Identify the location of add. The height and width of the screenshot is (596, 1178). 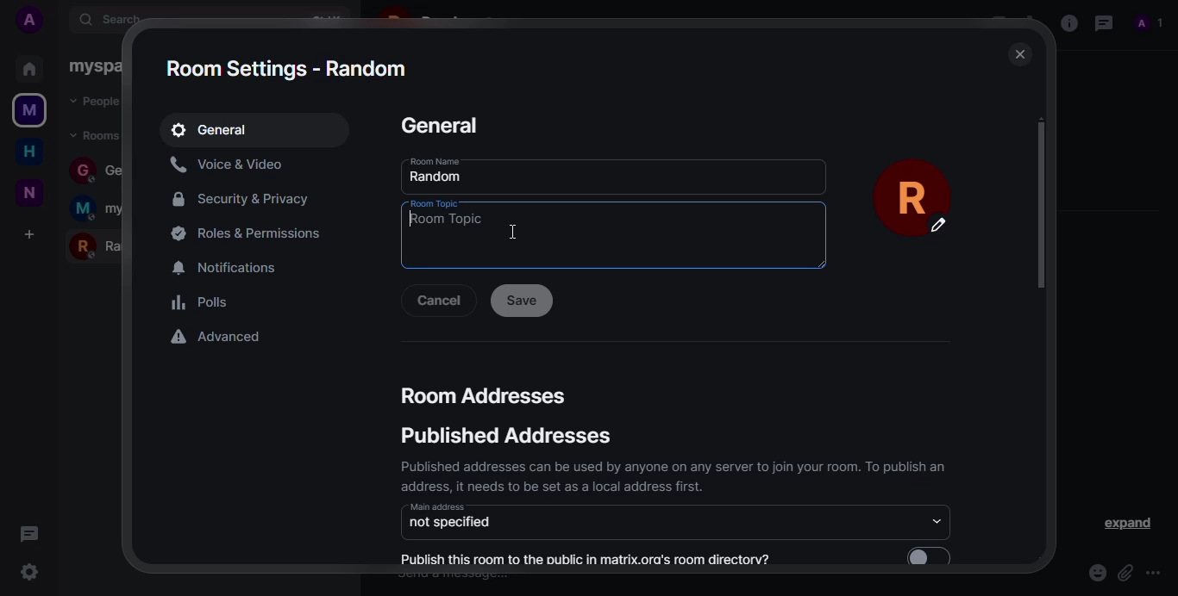
(30, 233).